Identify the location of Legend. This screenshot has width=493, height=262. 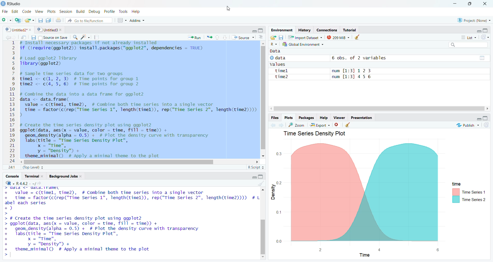
(469, 193).